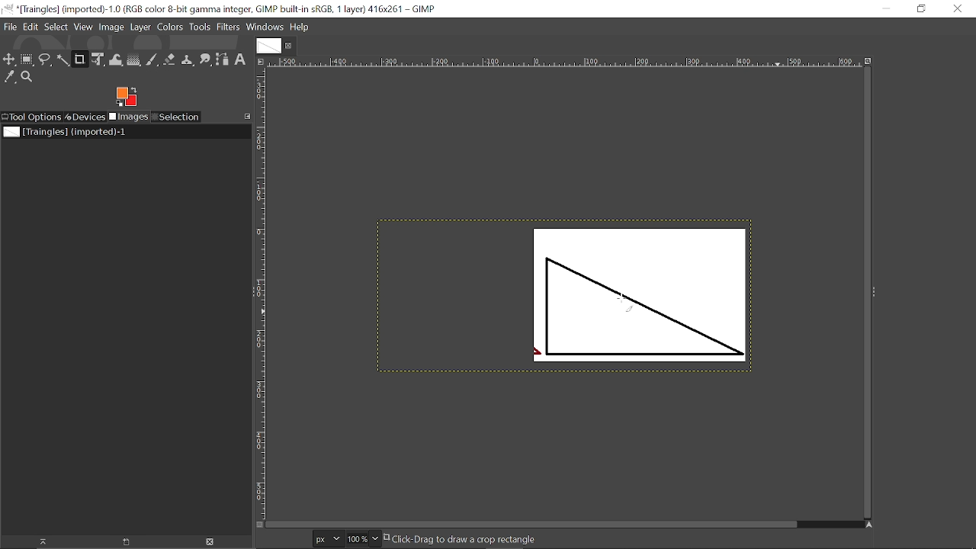 This screenshot has width=976, height=549. What do you see at coordinates (958, 11) in the screenshot?
I see `Close` at bounding box center [958, 11].